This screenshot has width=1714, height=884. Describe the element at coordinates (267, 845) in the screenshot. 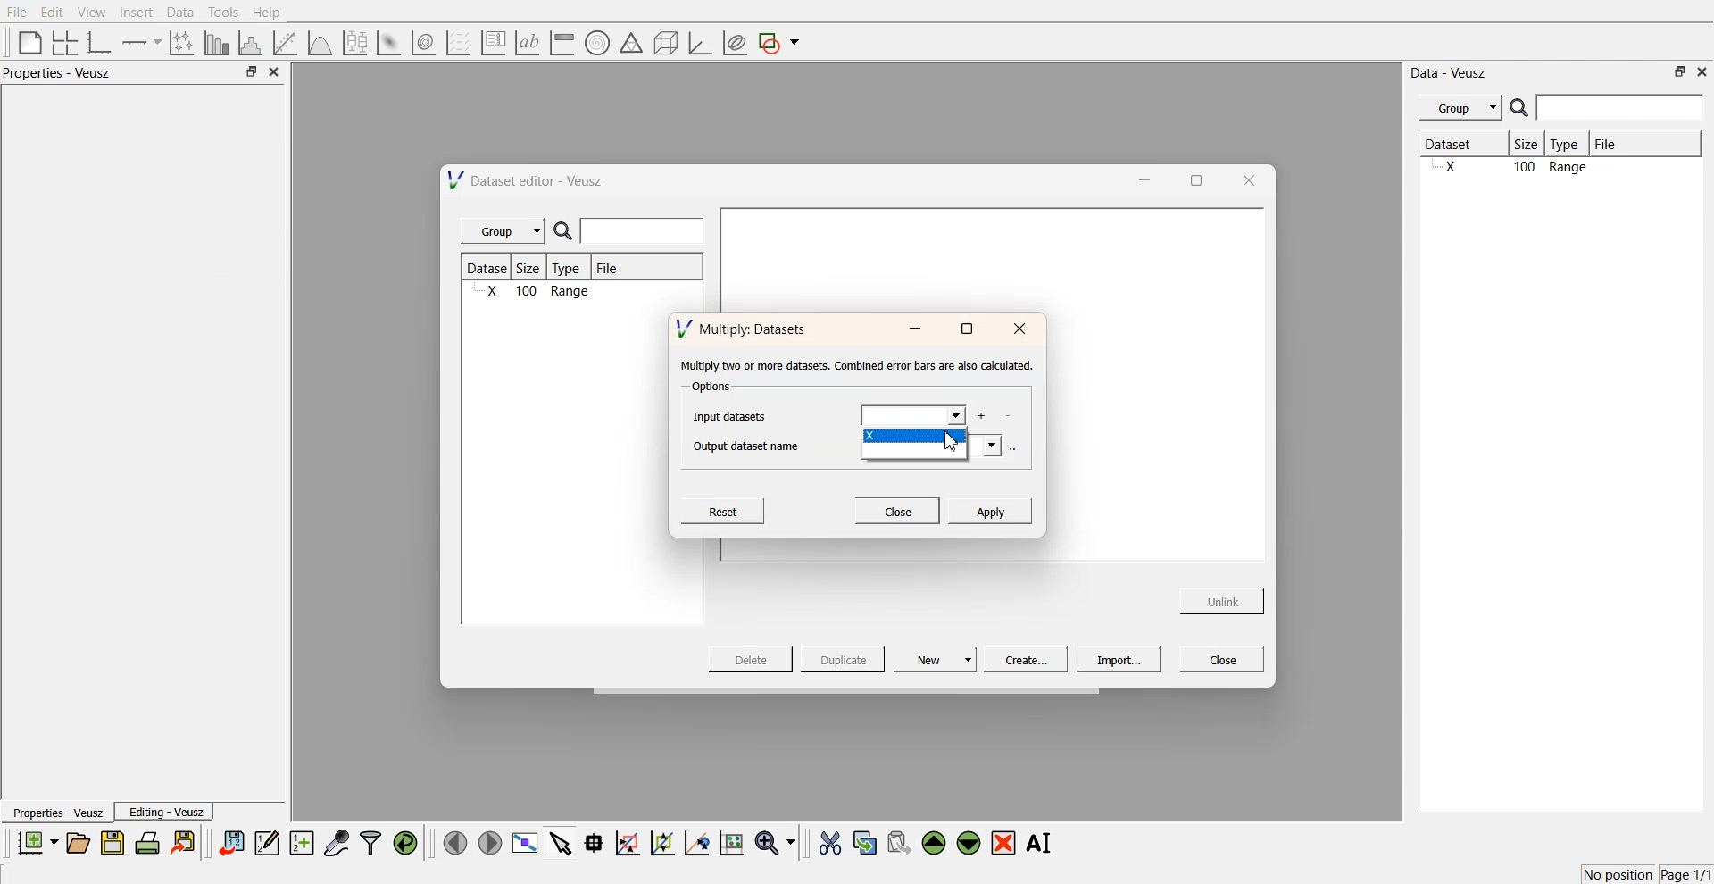

I see `edit and enter data points` at that location.